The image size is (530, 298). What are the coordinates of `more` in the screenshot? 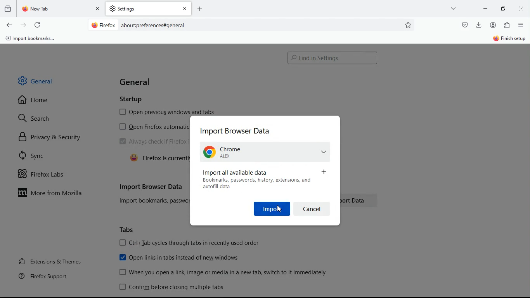 It's located at (454, 8).